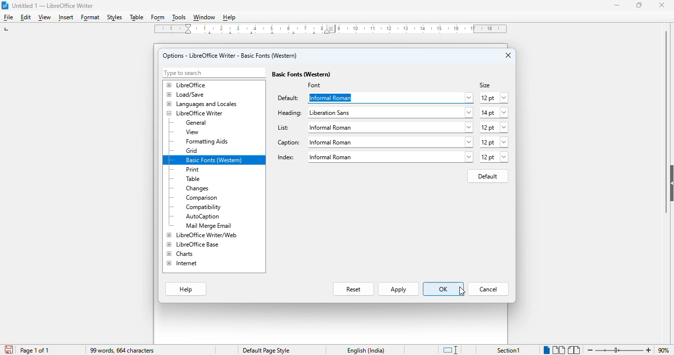  What do you see at coordinates (274, 35) in the screenshot?
I see `center tab` at bounding box center [274, 35].